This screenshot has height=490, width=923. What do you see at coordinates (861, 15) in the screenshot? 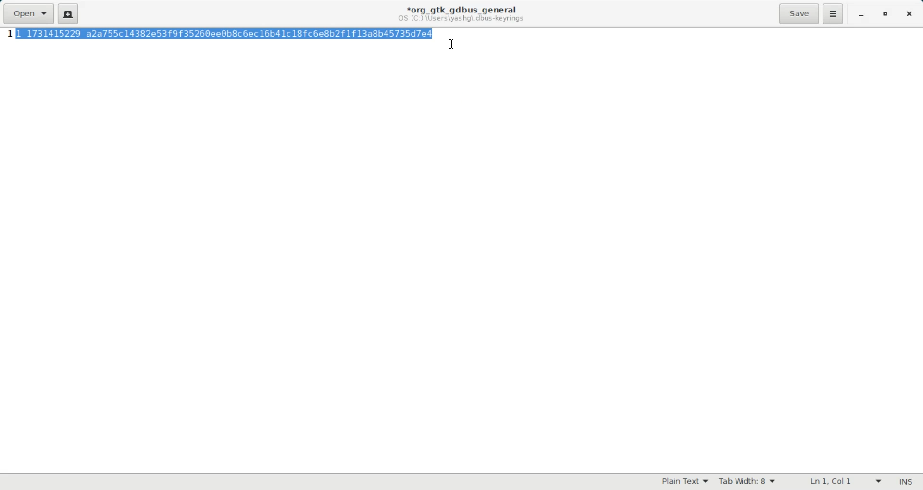
I see `Minimize` at bounding box center [861, 15].